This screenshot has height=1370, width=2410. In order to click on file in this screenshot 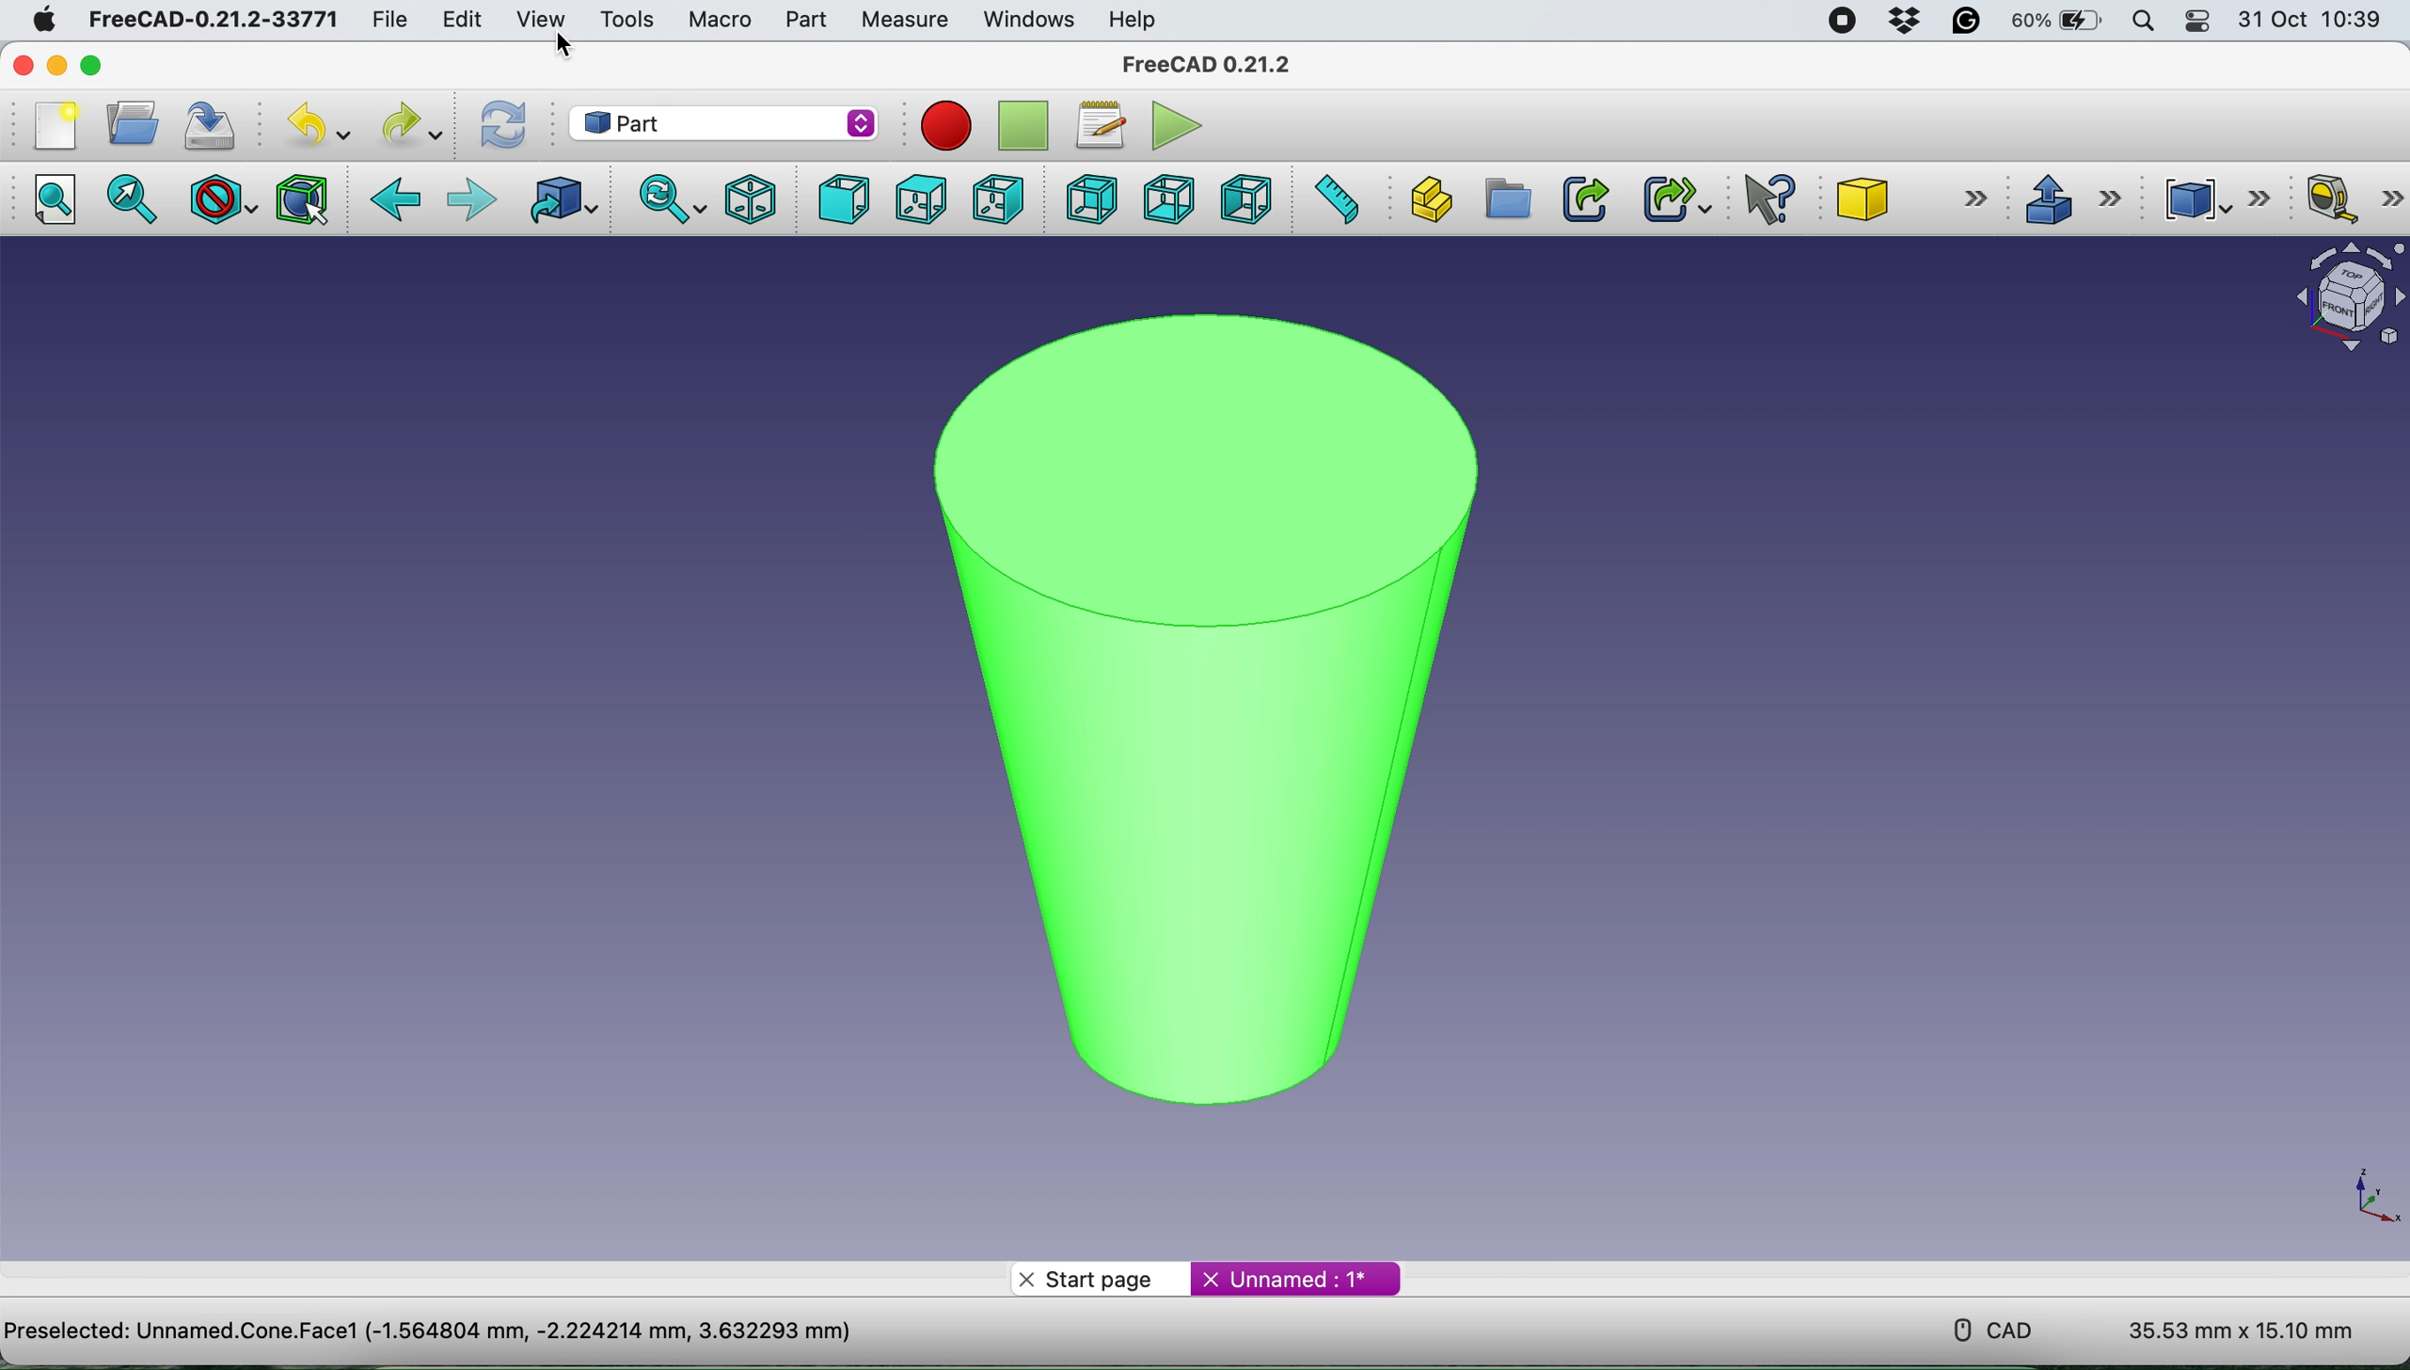, I will do `click(382, 19)`.